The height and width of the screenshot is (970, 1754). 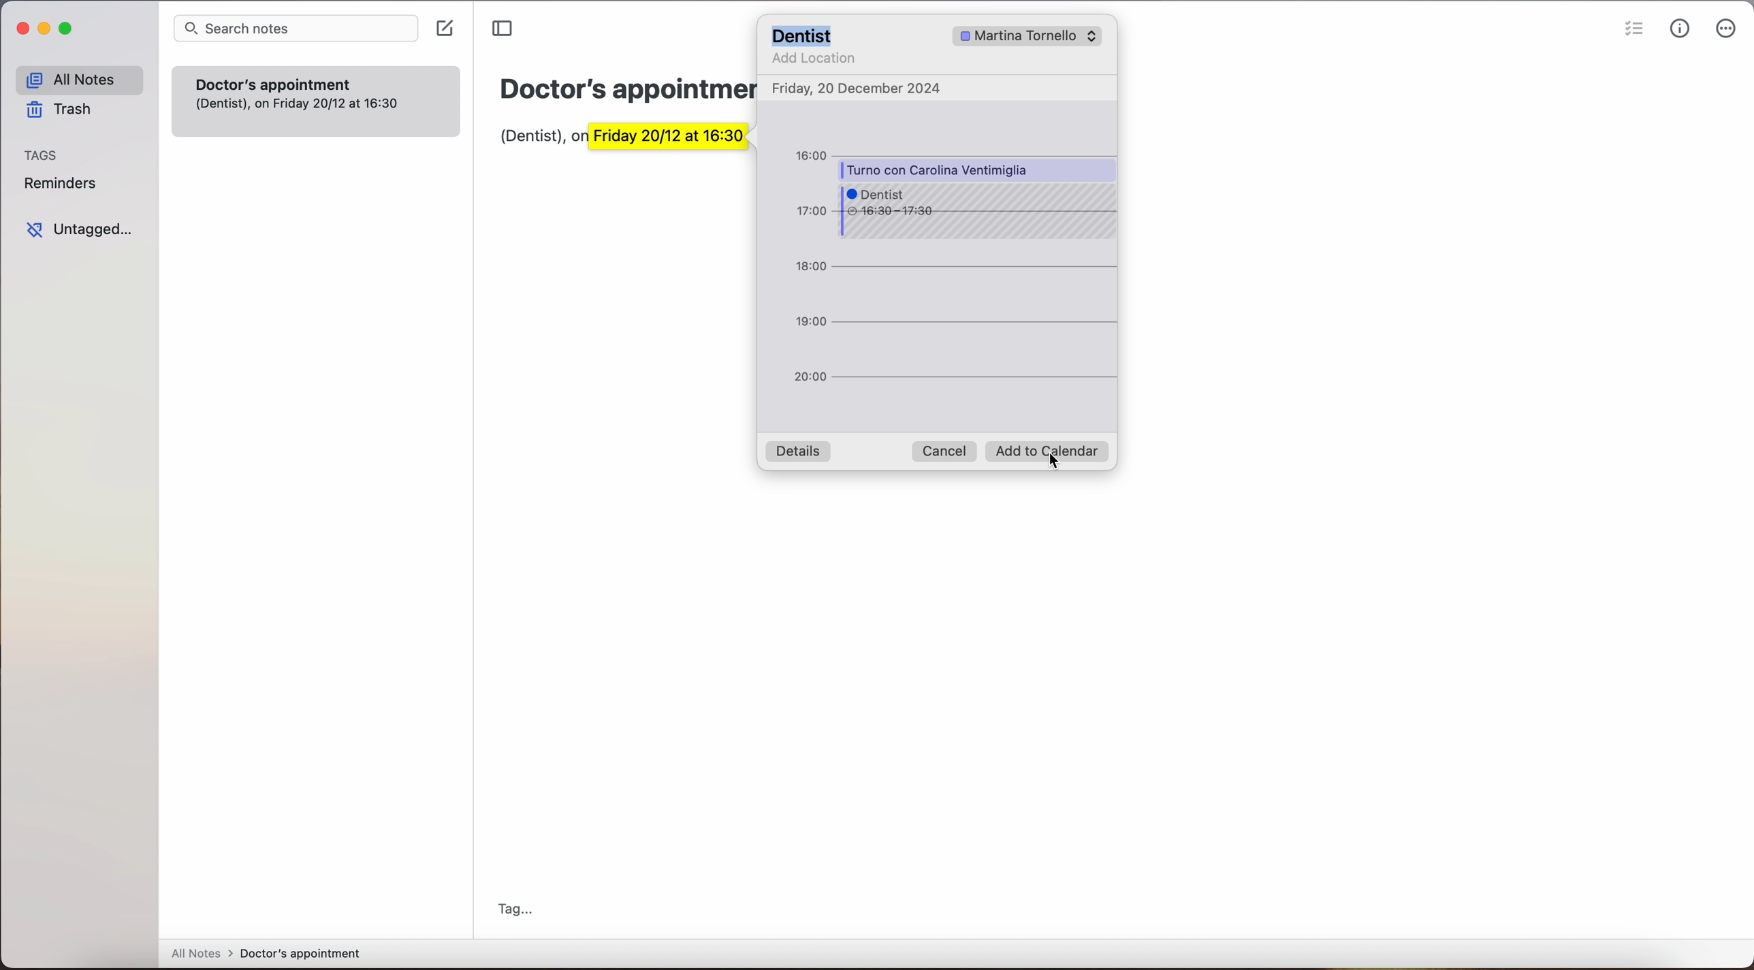 I want to click on Untagged..., so click(x=84, y=230).